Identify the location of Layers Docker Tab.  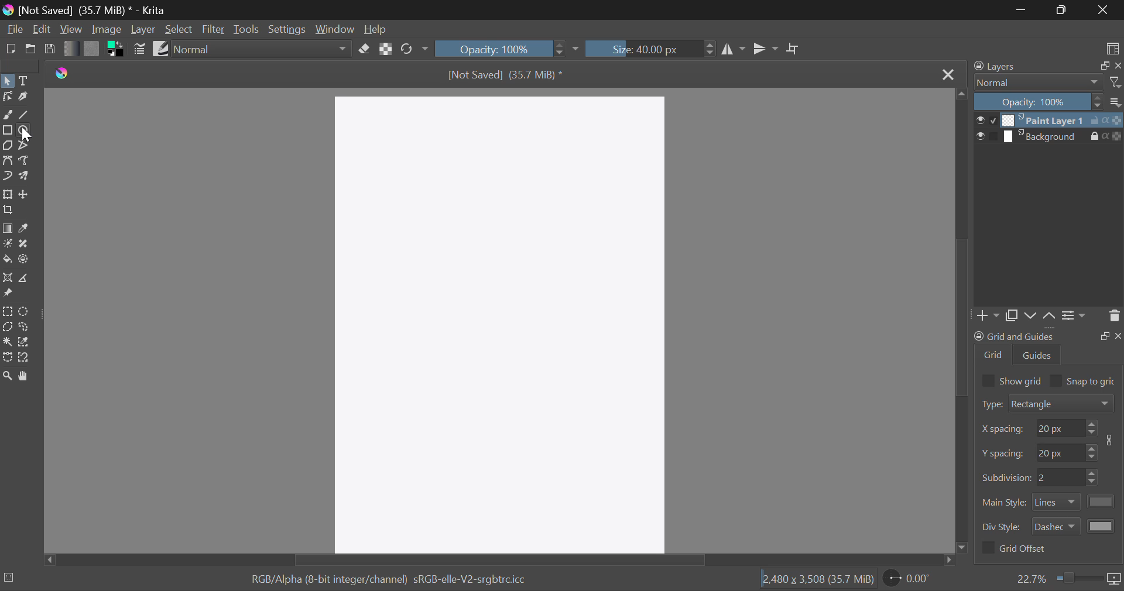
(1044, 67).